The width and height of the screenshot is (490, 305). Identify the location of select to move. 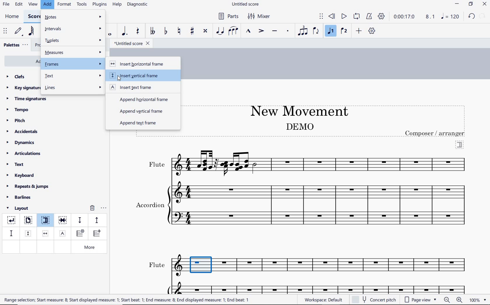
(321, 17).